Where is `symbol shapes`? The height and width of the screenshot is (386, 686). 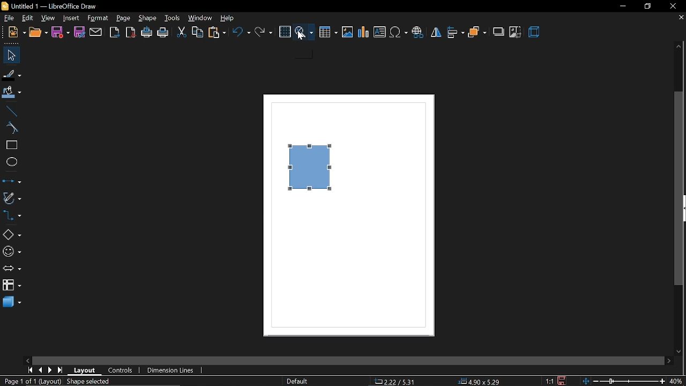 symbol shapes is located at coordinates (11, 253).